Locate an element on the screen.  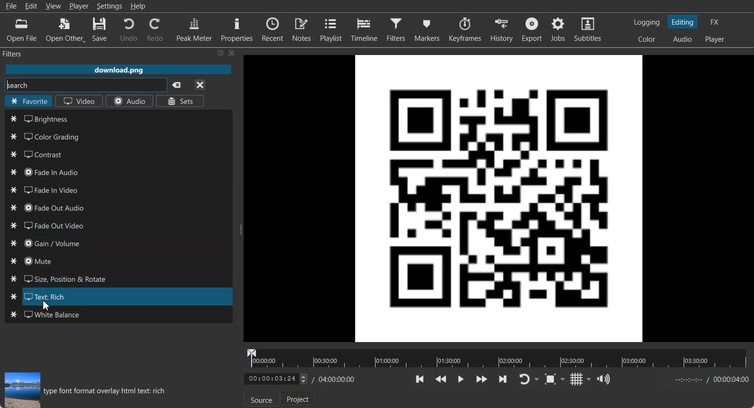
End time  is located at coordinates (709, 380).